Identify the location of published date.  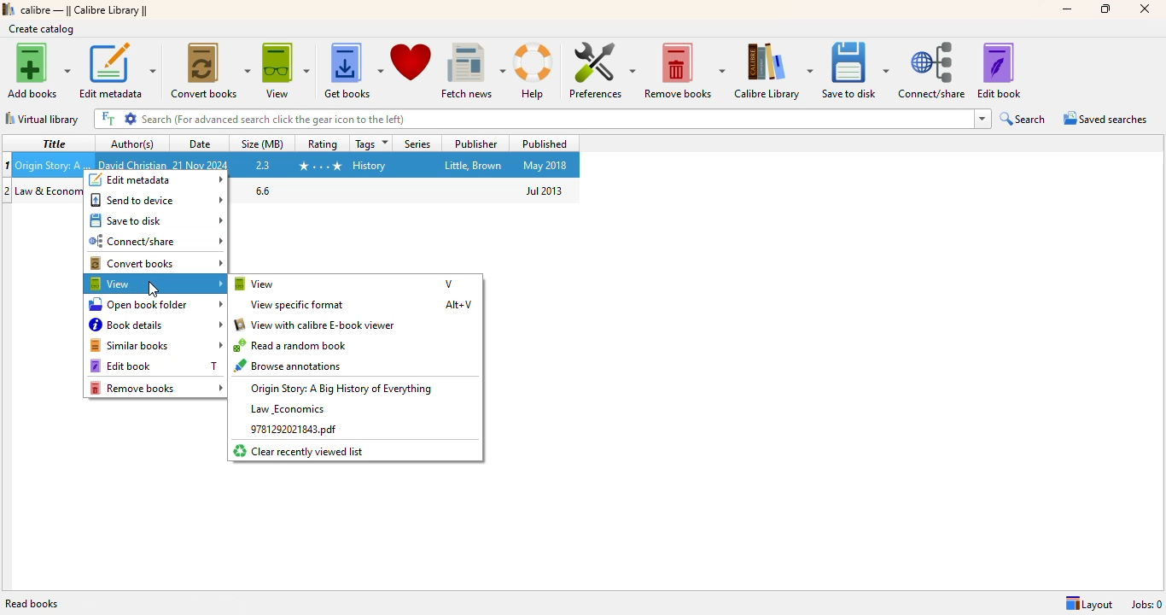
(545, 190).